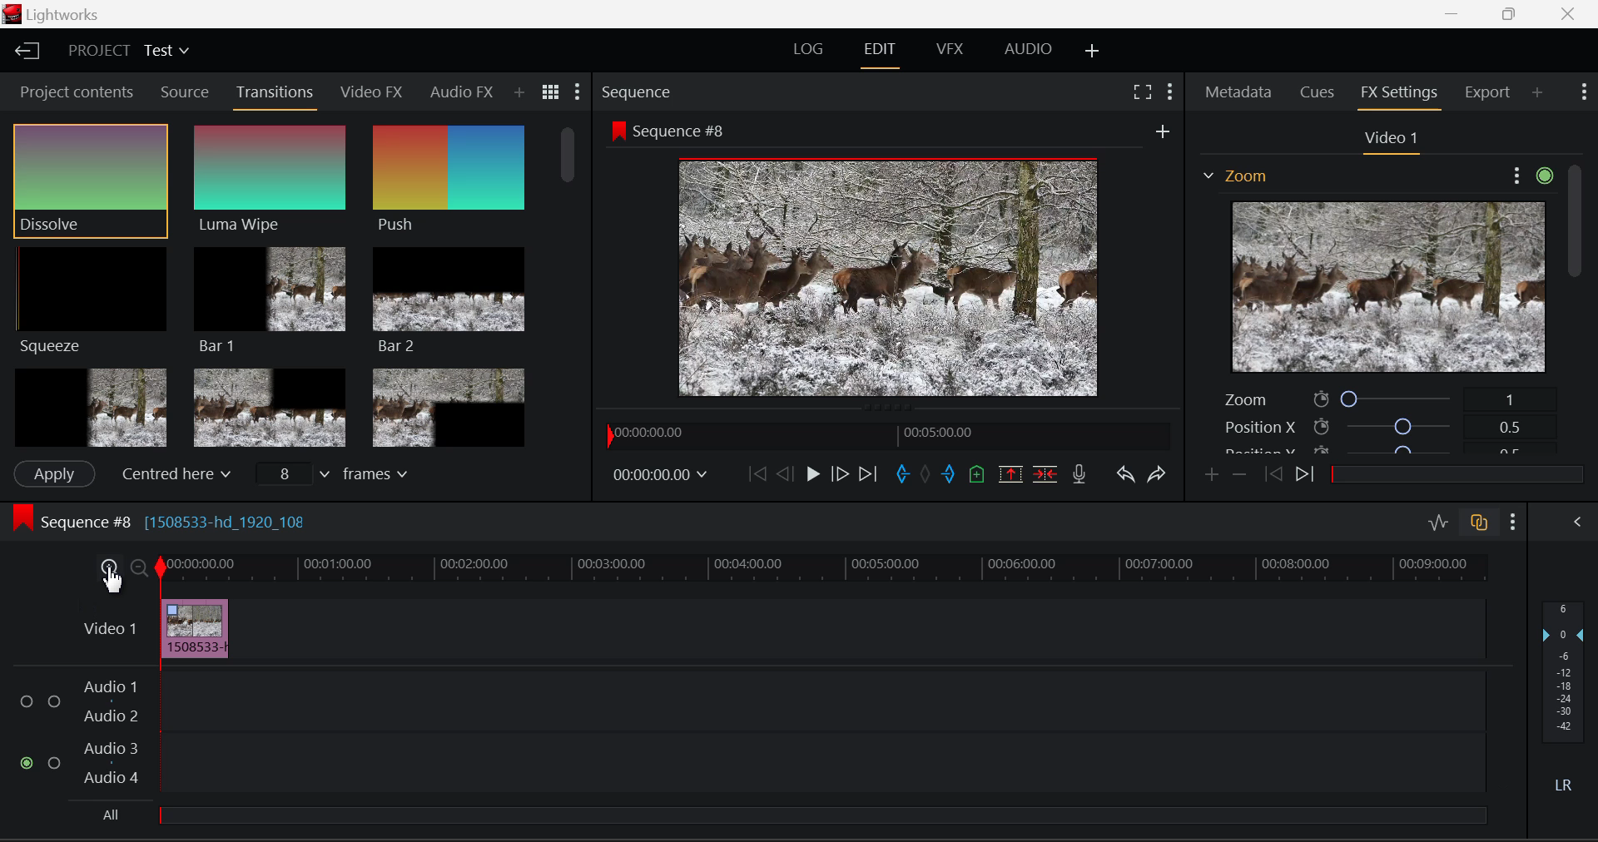  I want to click on To End, so click(867, 475).